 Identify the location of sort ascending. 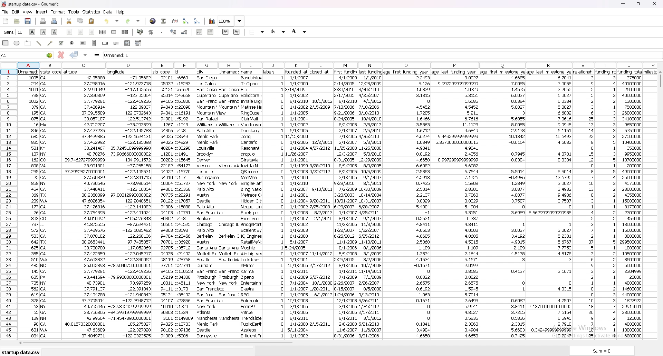
(186, 21).